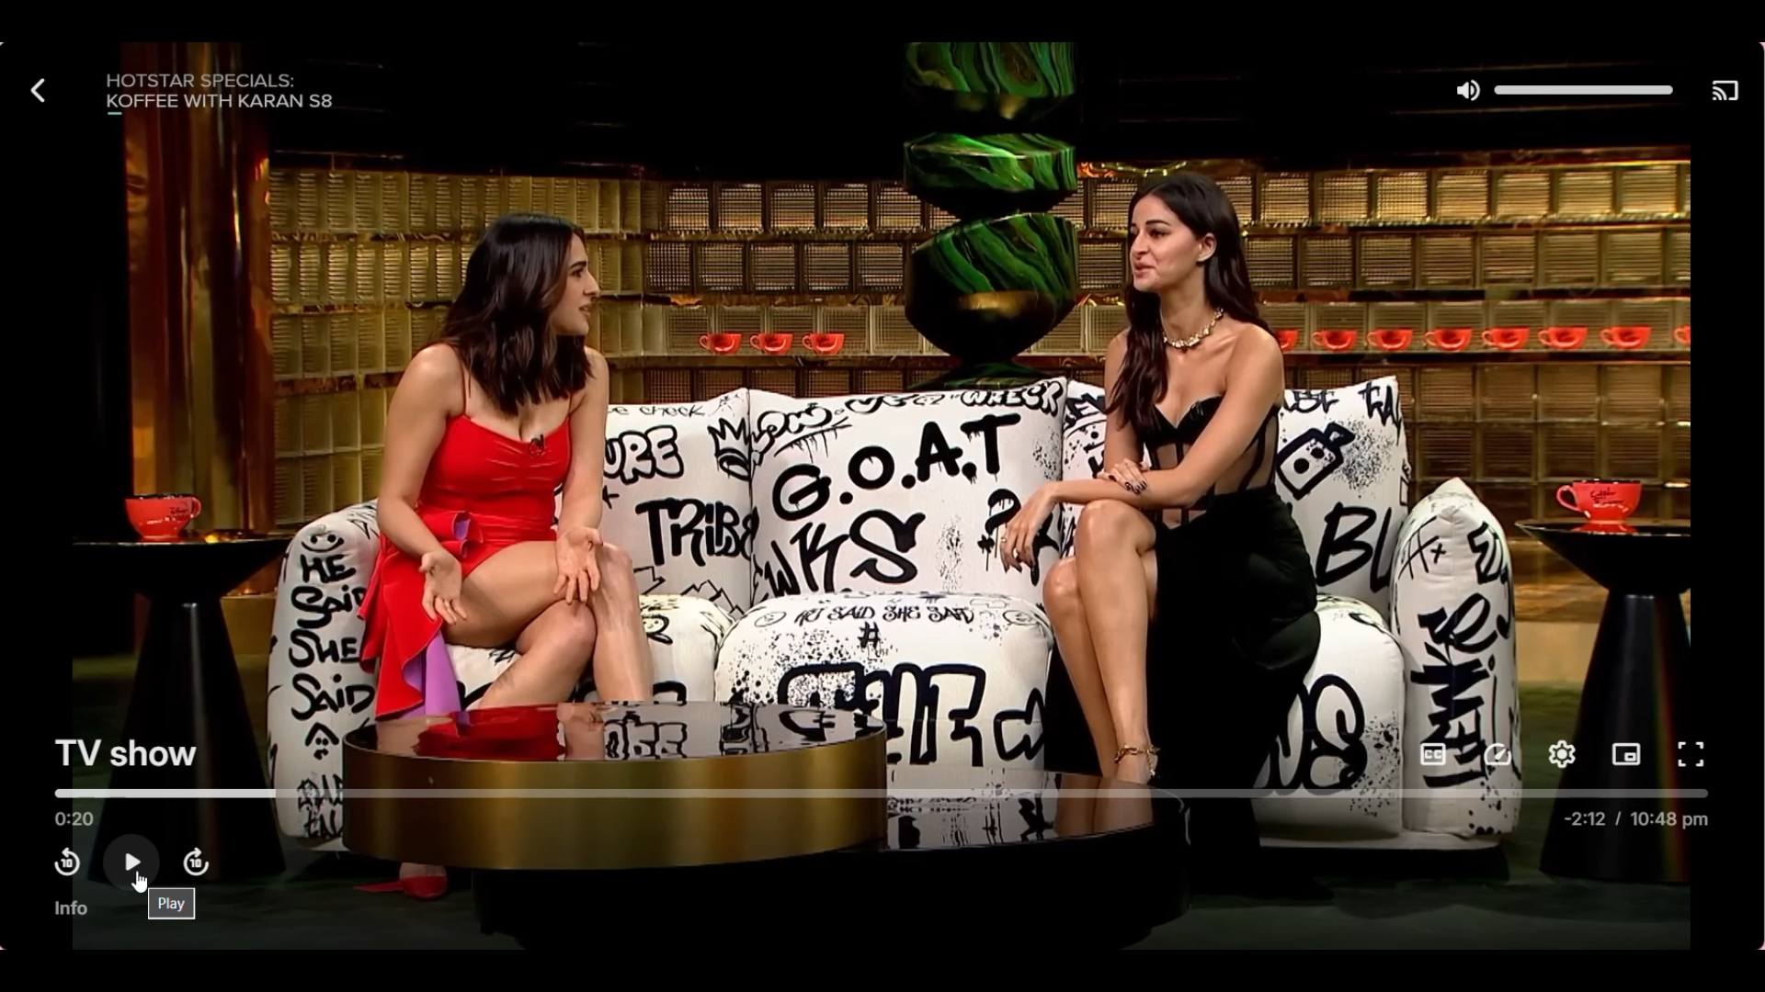 This screenshot has width=1765, height=992. I want to click on Episode details, so click(221, 92).